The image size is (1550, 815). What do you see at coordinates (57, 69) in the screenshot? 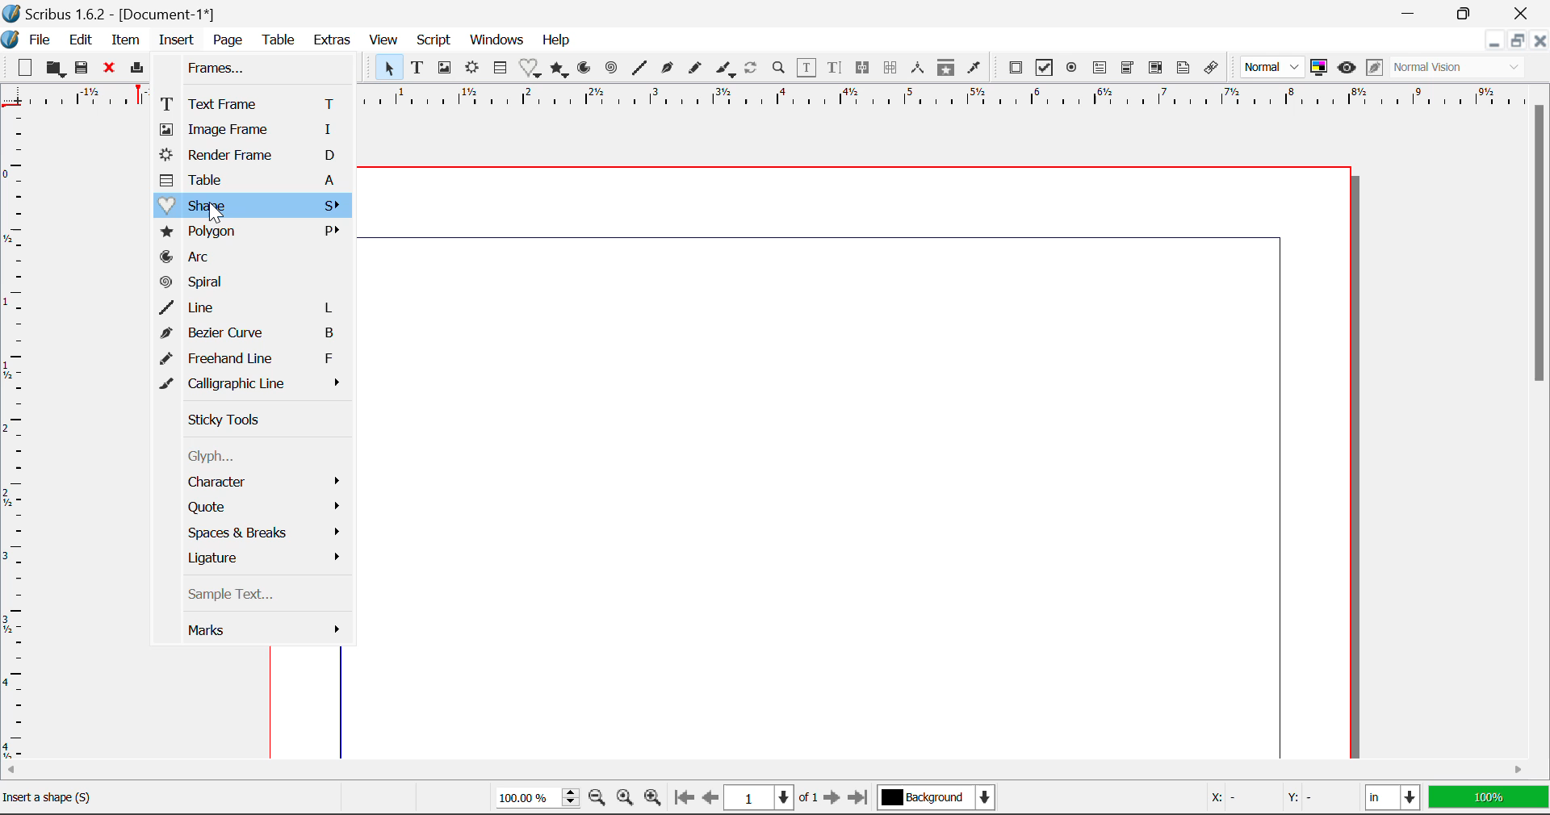
I see `Open` at bounding box center [57, 69].